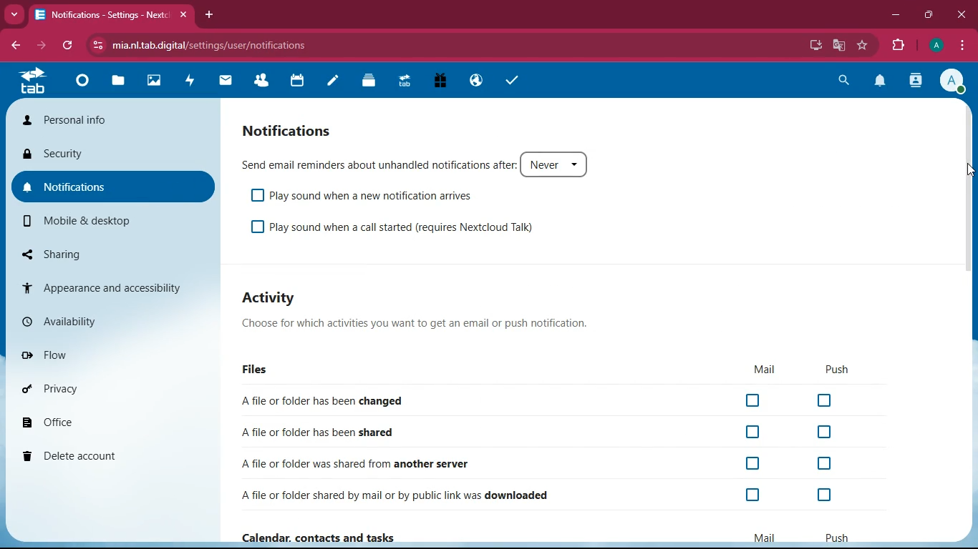 This screenshot has width=978, height=549. I want to click on add tab, so click(211, 16).